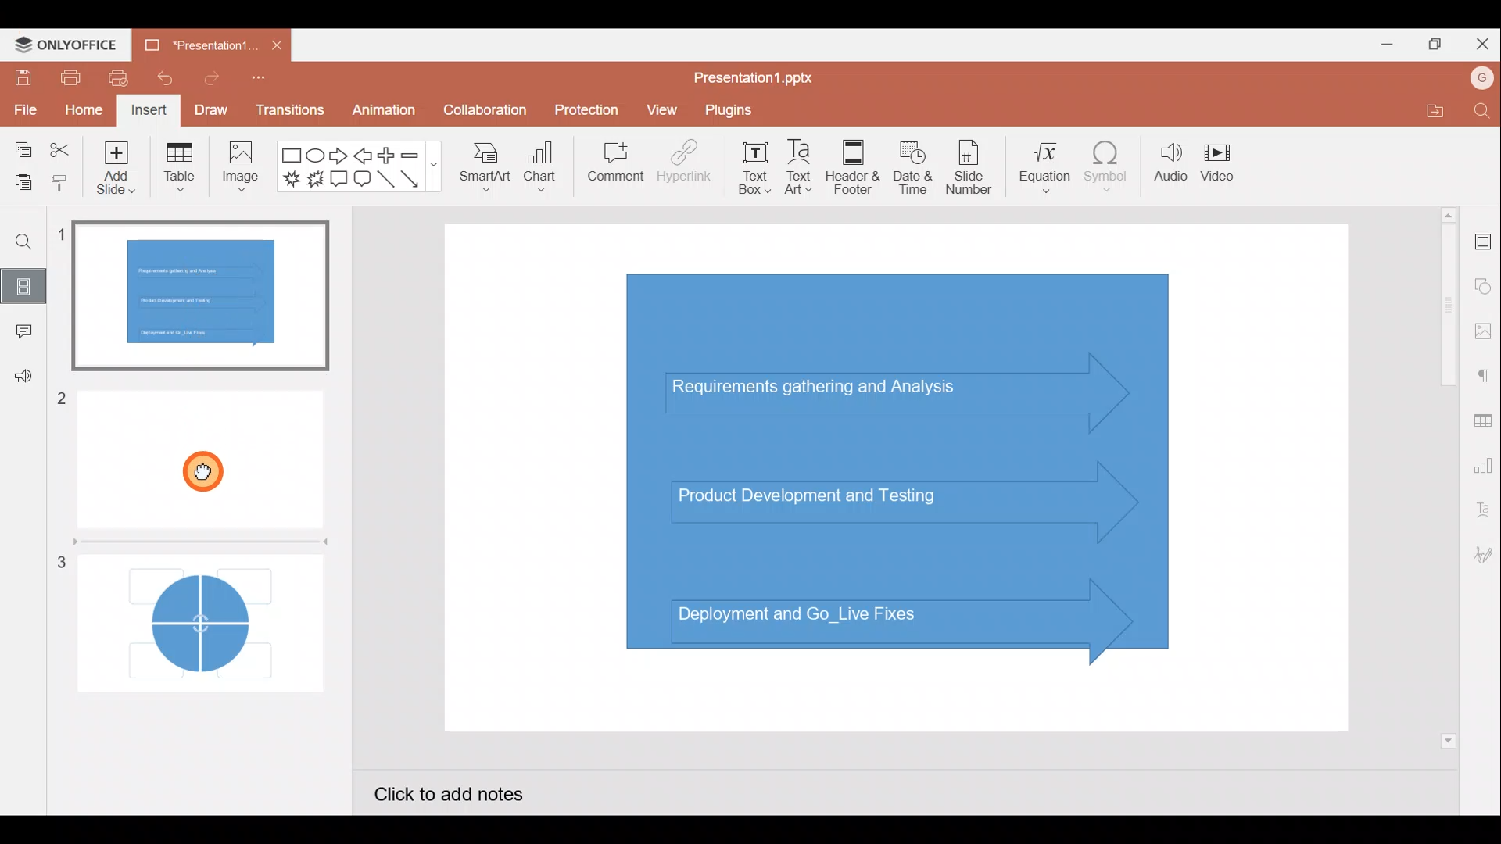  What do you see at coordinates (916, 167) in the screenshot?
I see `Date & time` at bounding box center [916, 167].